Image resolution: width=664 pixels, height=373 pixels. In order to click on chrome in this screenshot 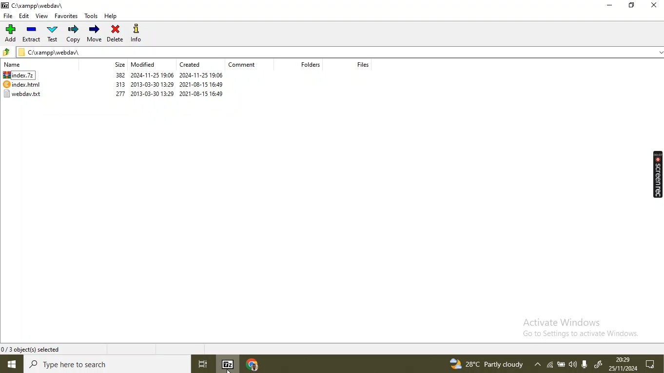, I will do `click(254, 363)`.